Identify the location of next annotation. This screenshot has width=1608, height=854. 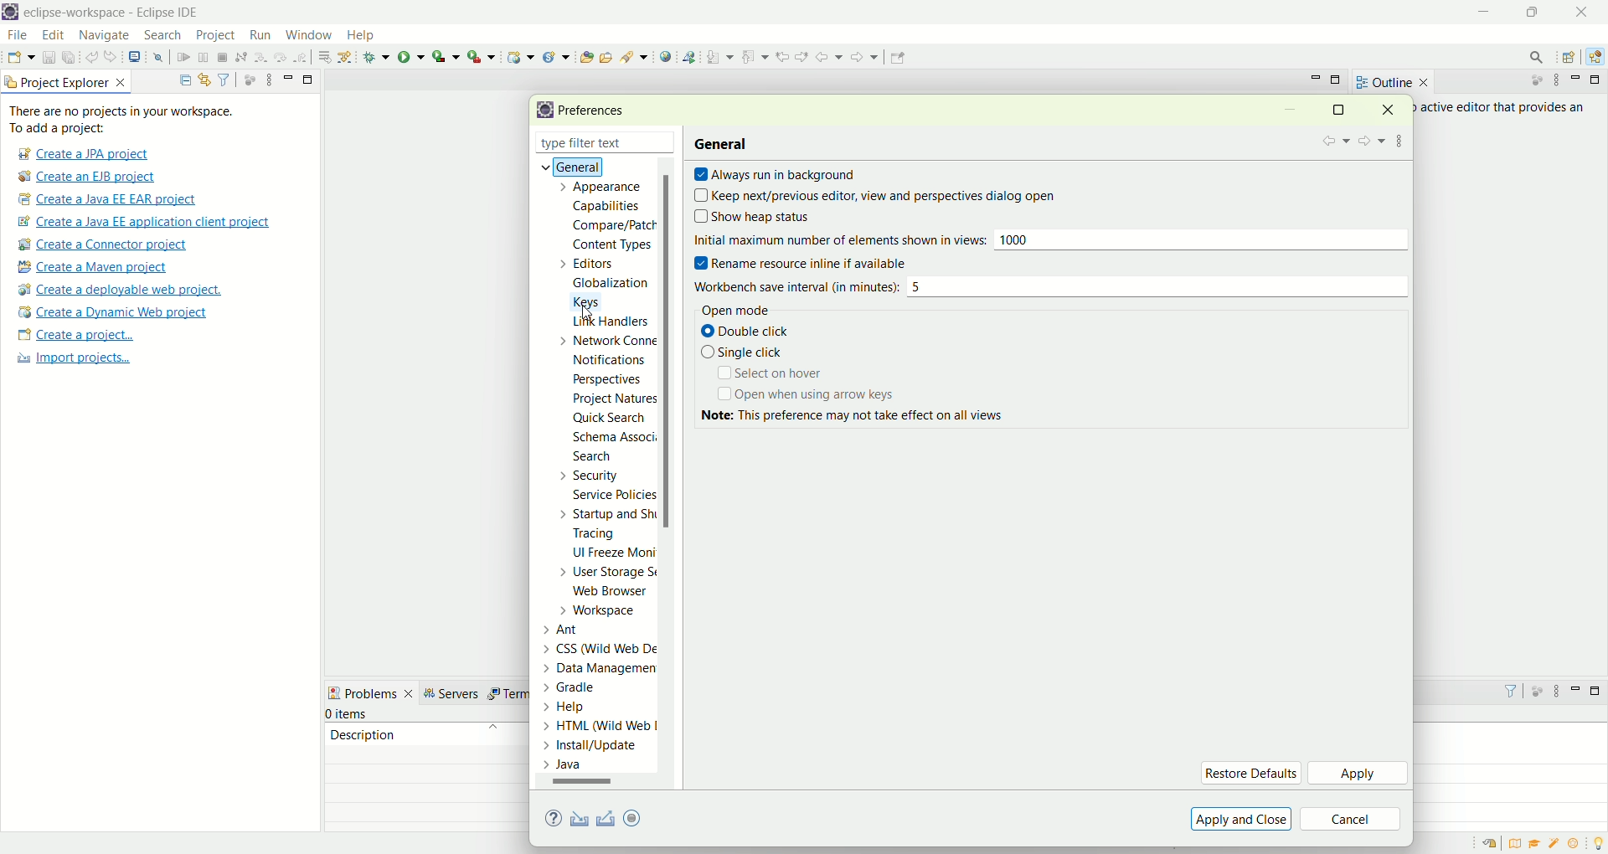
(720, 56).